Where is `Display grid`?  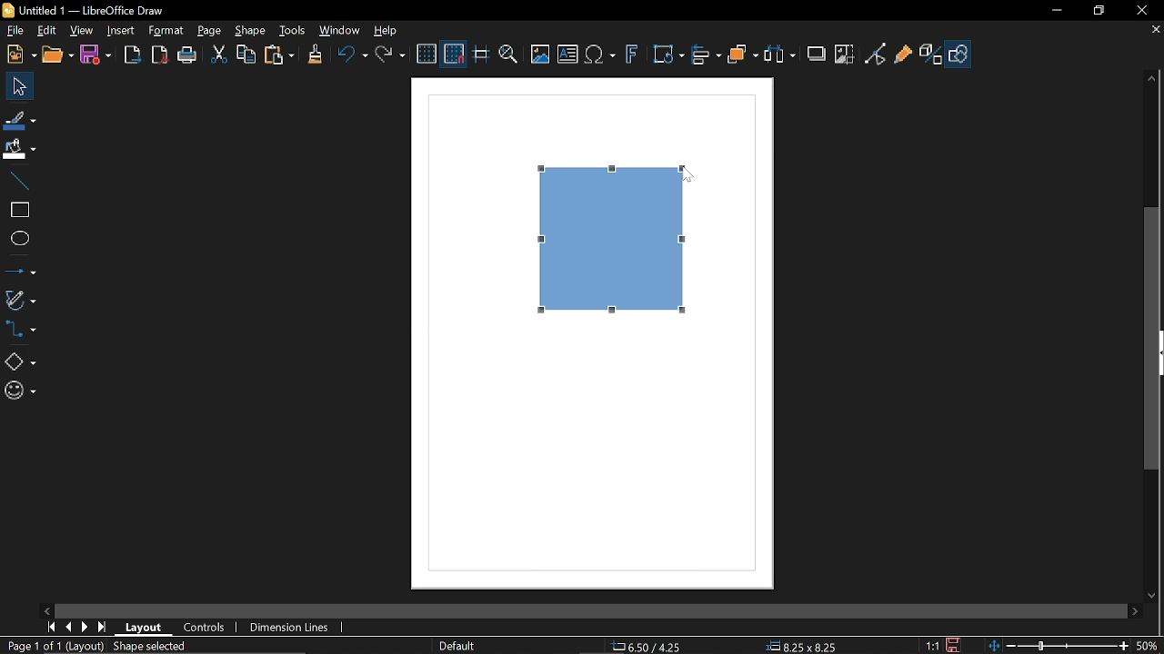
Display grid is located at coordinates (427, 54).